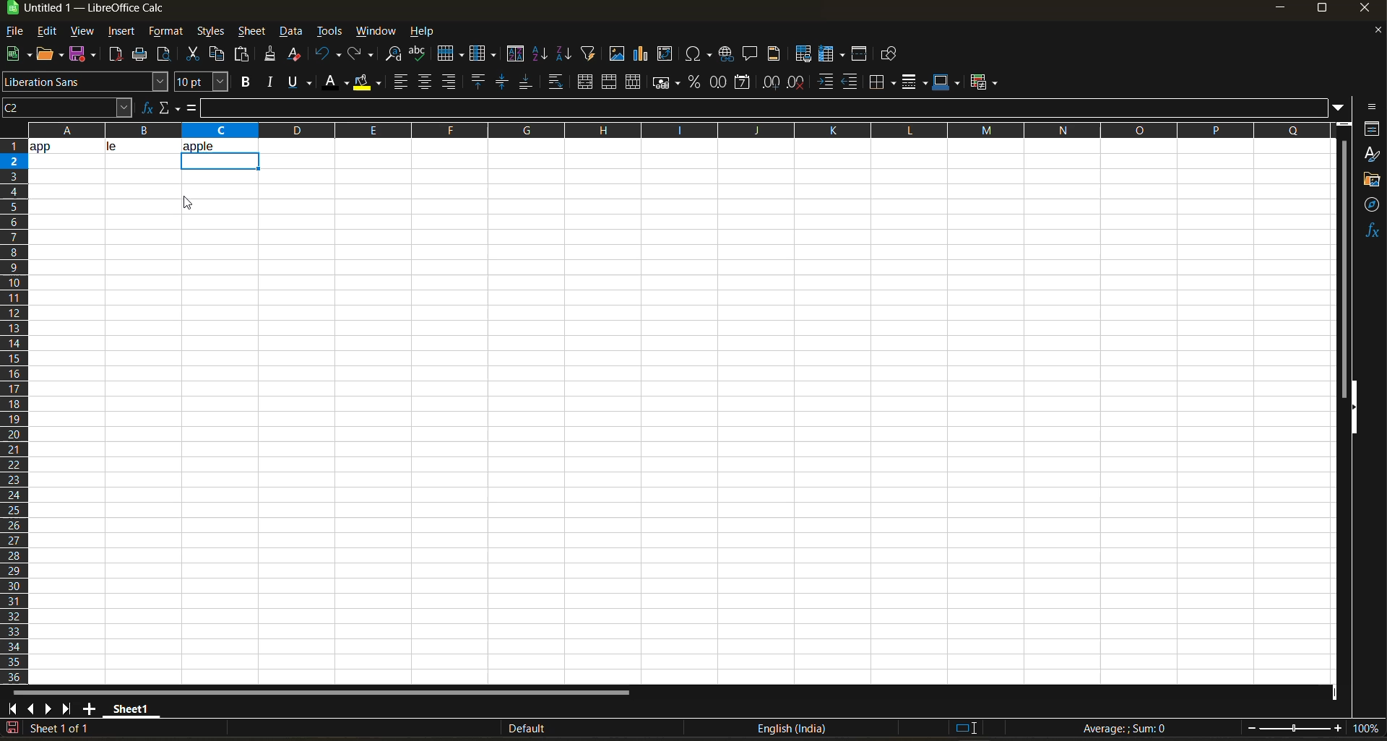 Image resolution: width=1387 pixels, height=741 pixels. What do you see at coordinates (142, 108) in the screenshot?
I see `function wizard` at bounding box center [142, 108].